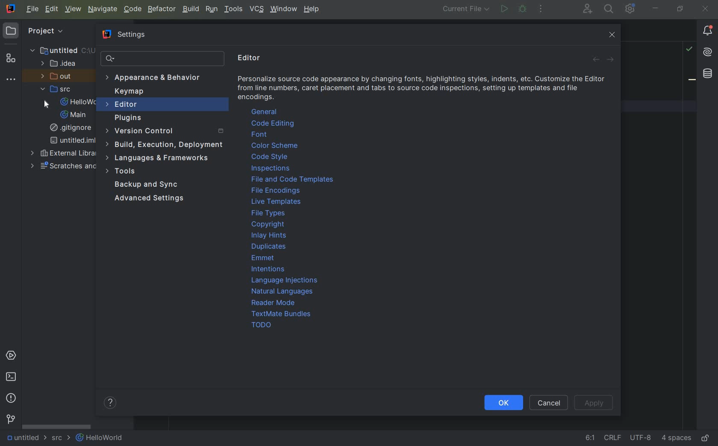  Describe the element at coordinates (588, 8) in the screenshot. I see `code with me` at that location.